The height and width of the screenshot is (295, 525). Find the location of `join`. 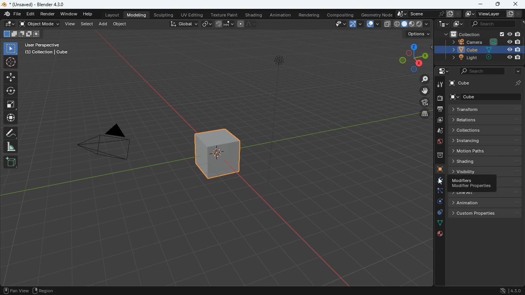

join is located at coordinates (225, 24).